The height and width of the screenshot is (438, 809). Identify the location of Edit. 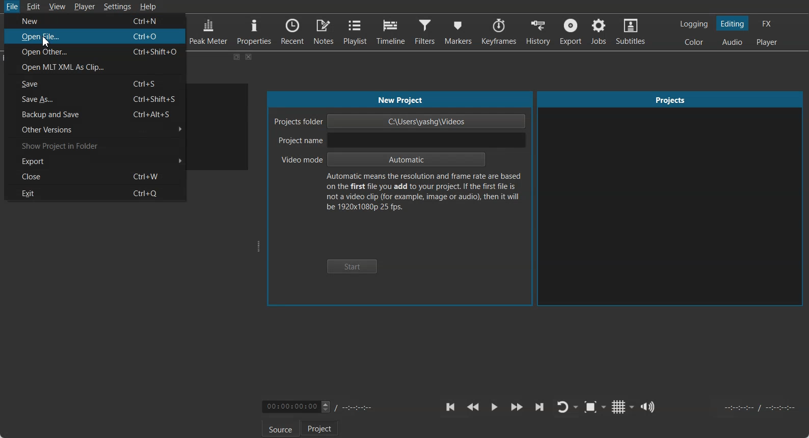
(34, 6).